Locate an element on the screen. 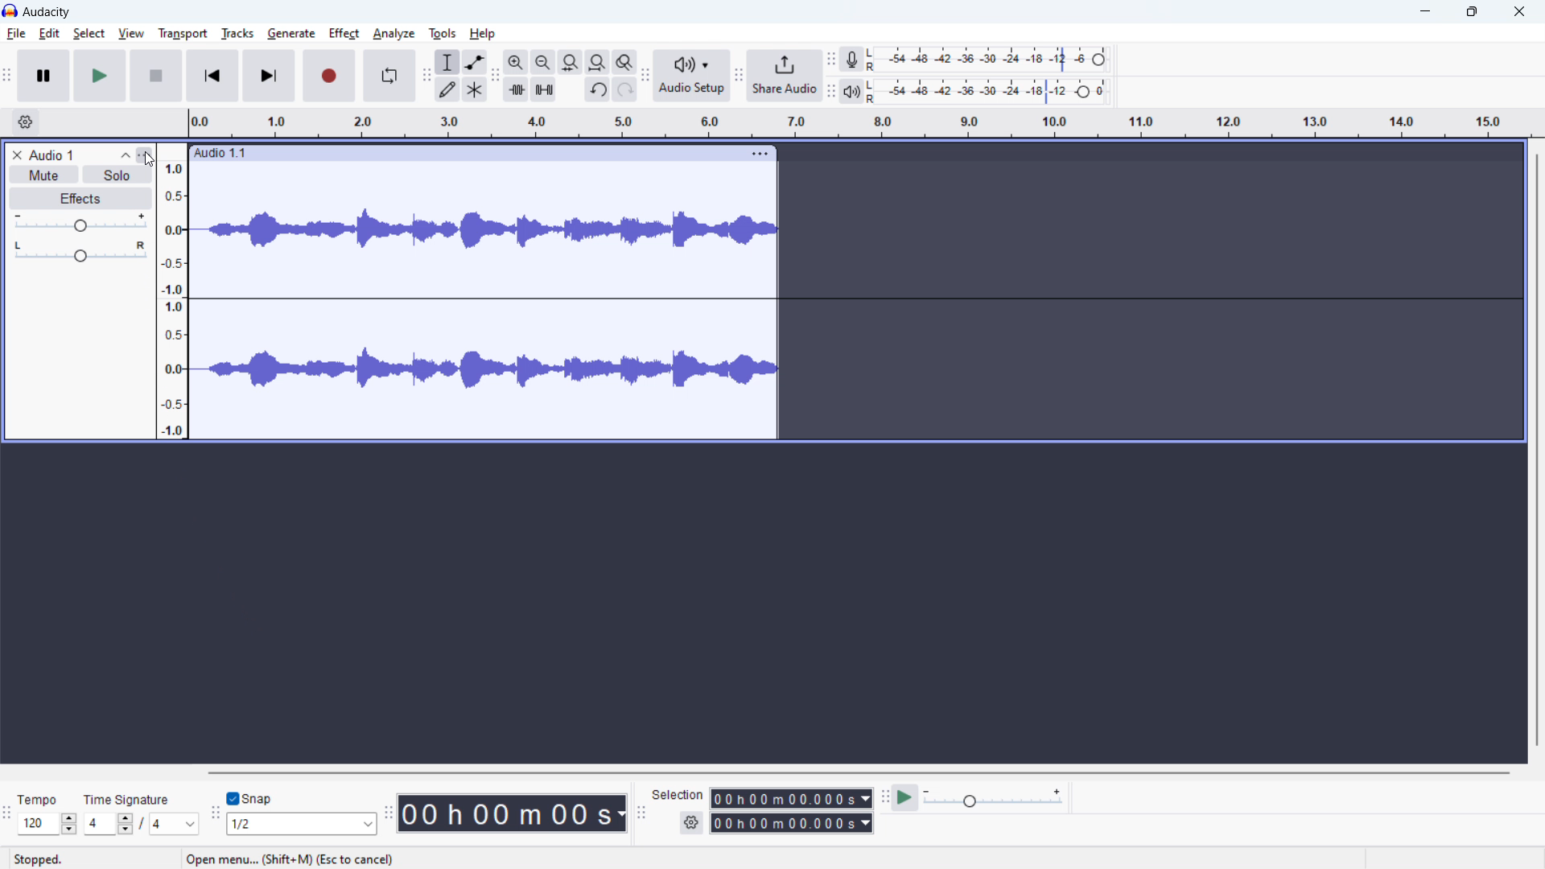 The width and height of the screenshot is (1545, 869). draw tool is located at coordinates (447, 89).